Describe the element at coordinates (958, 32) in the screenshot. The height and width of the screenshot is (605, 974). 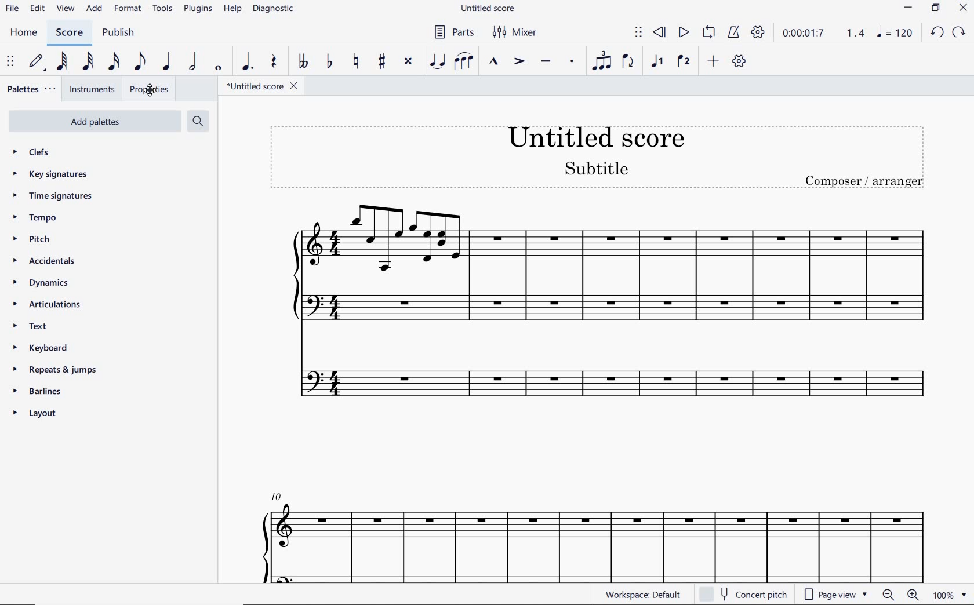
I see `REDO` at that location.